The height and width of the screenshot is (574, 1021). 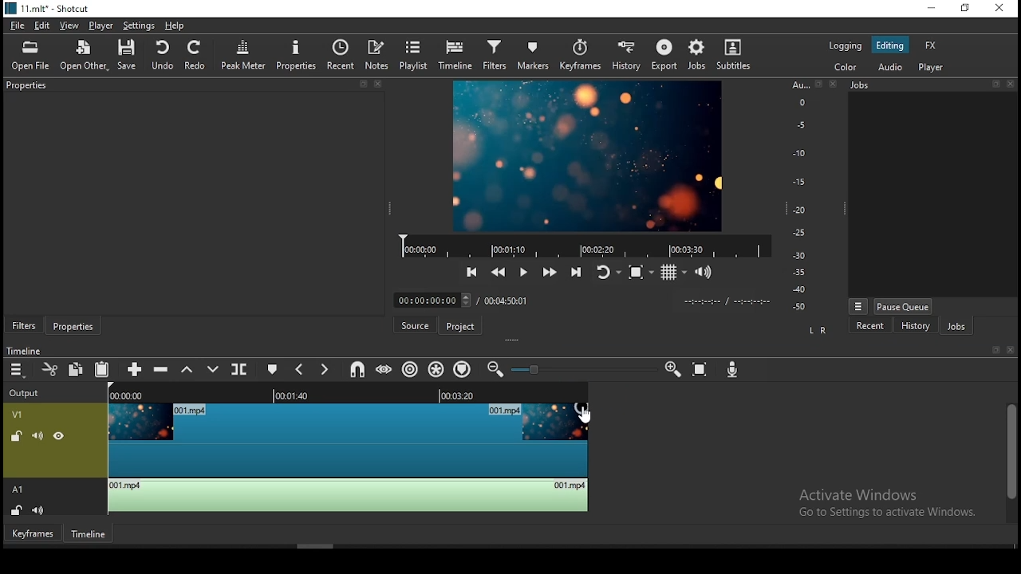 I want to click on timeline, so click(x=89, y=536).